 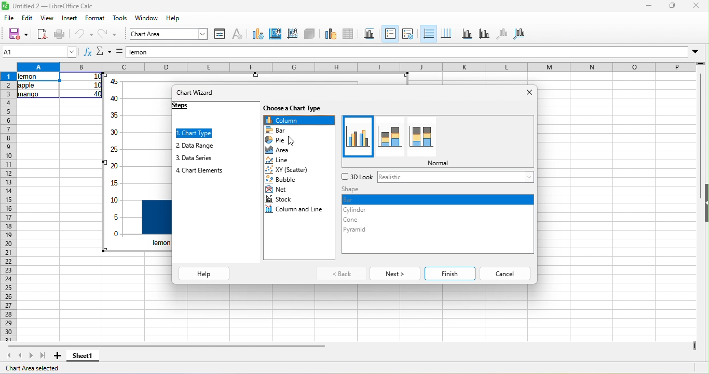 What do you see at coordinates (195, 159) in the screenshot?
I see `data series` at bounding box center [195, 159].